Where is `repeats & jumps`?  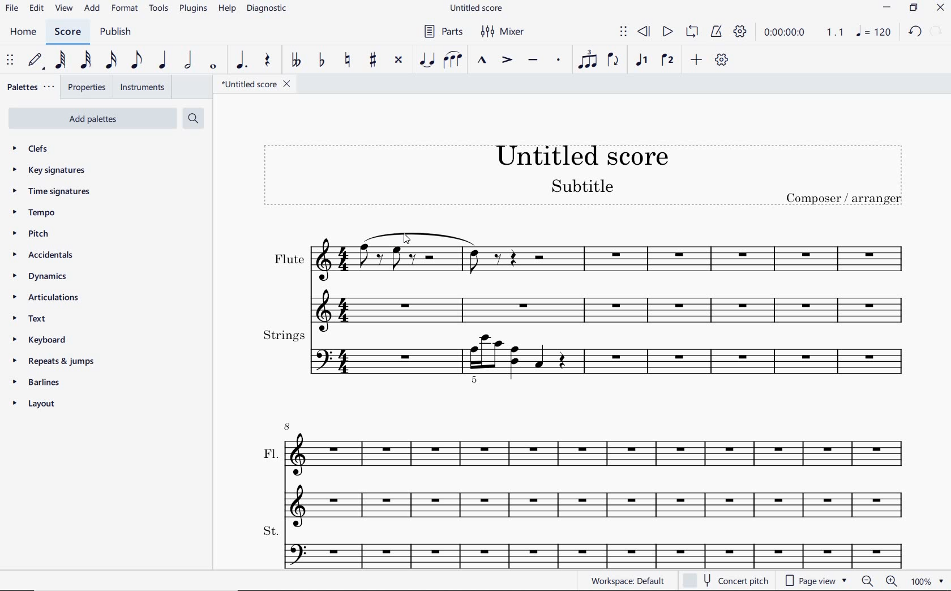
repeats & jumps is located at coordinates (57, 362).